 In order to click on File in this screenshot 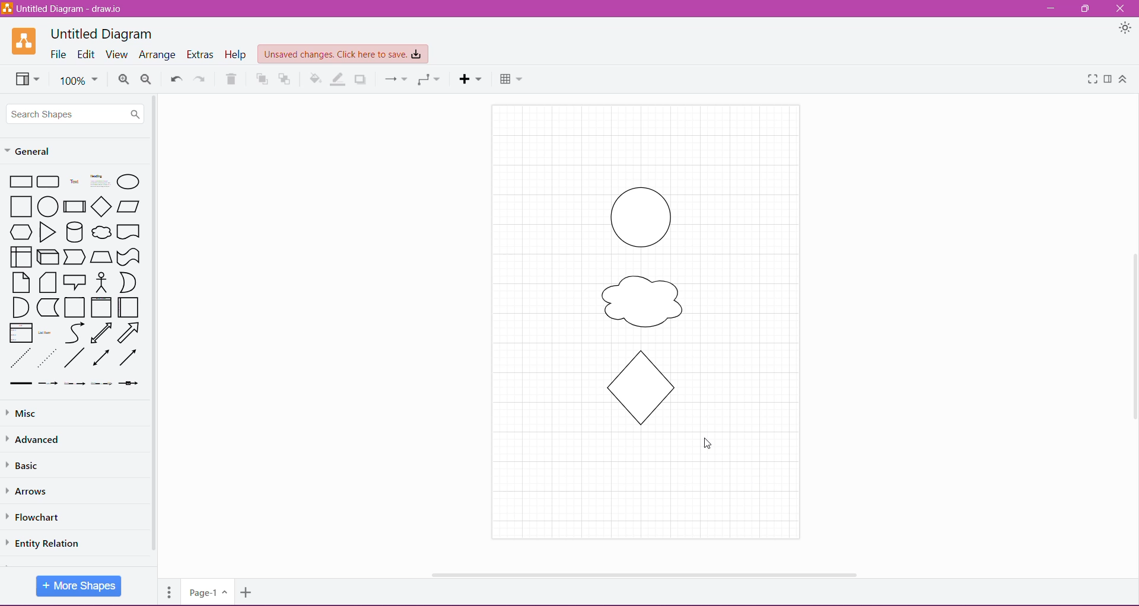, I will do `click(59, 55)`.